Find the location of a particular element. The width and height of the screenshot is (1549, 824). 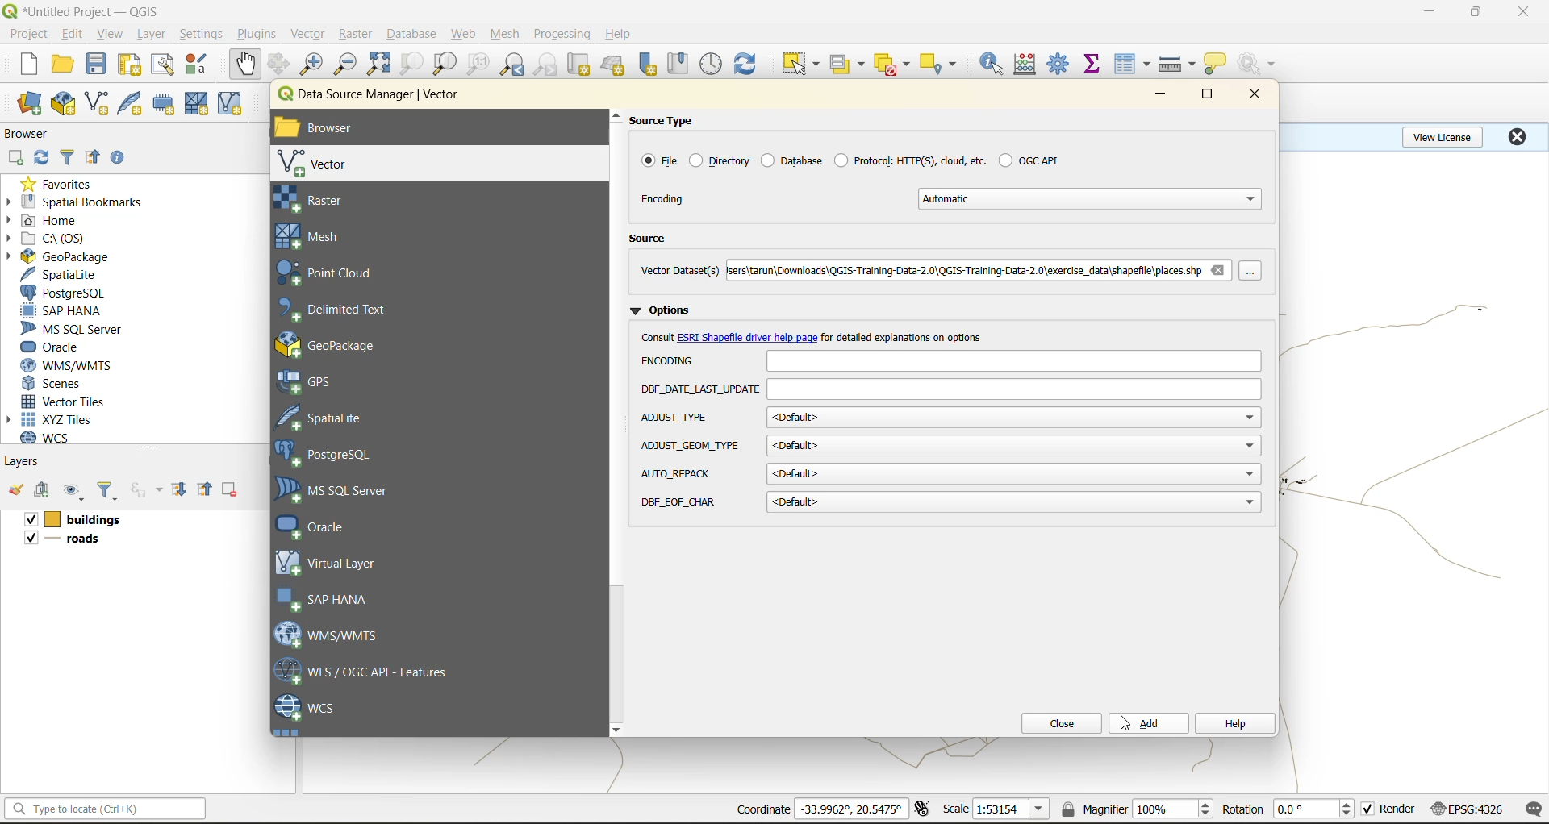

delimited text is located at coordinates (341, 310).